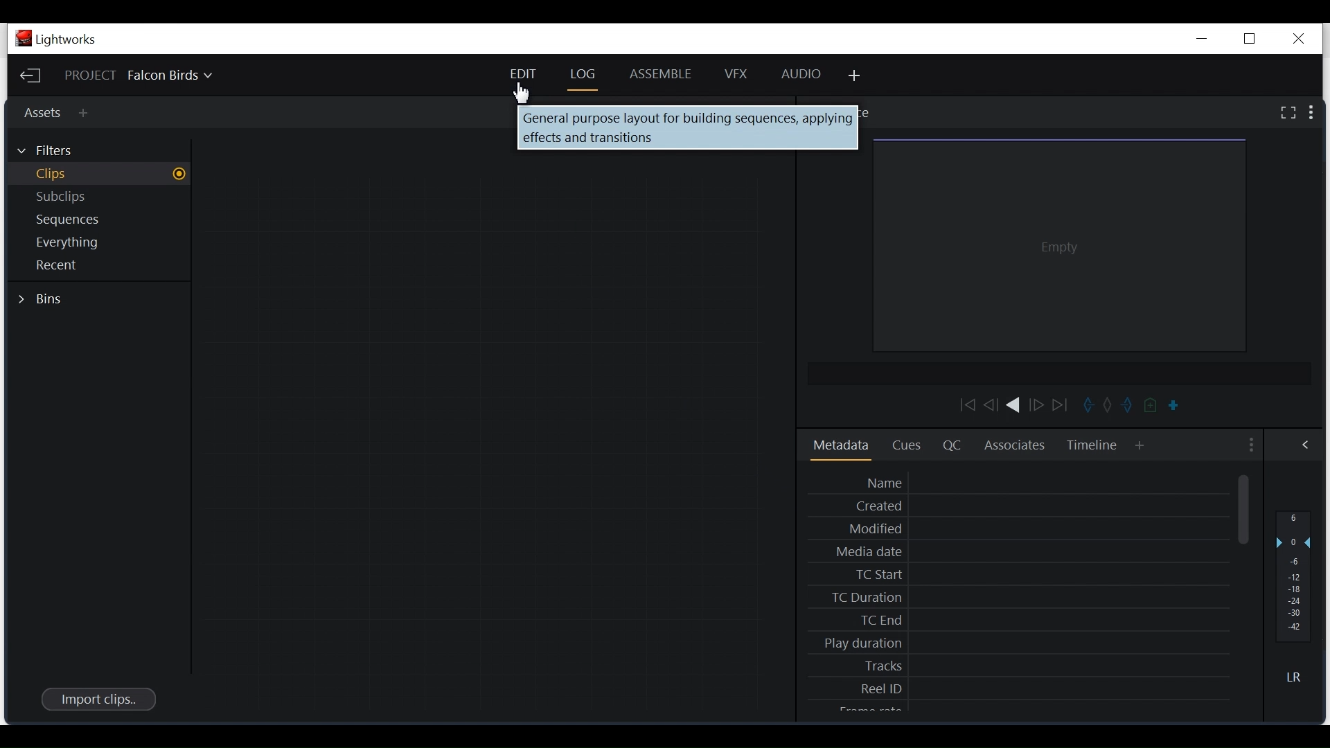 This screenshot has height=748, width=1330. What do you see at coordinates (950, 447) in the screenshot?
I see `QC` at bounding box center [950, 447].